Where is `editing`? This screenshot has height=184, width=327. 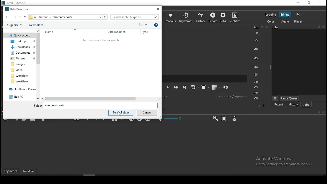
editing is located at coordinates (286, 15).